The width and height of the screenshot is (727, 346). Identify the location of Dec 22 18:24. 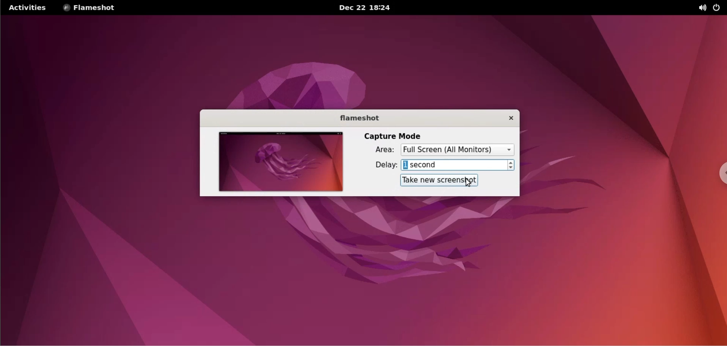
(361, 8).